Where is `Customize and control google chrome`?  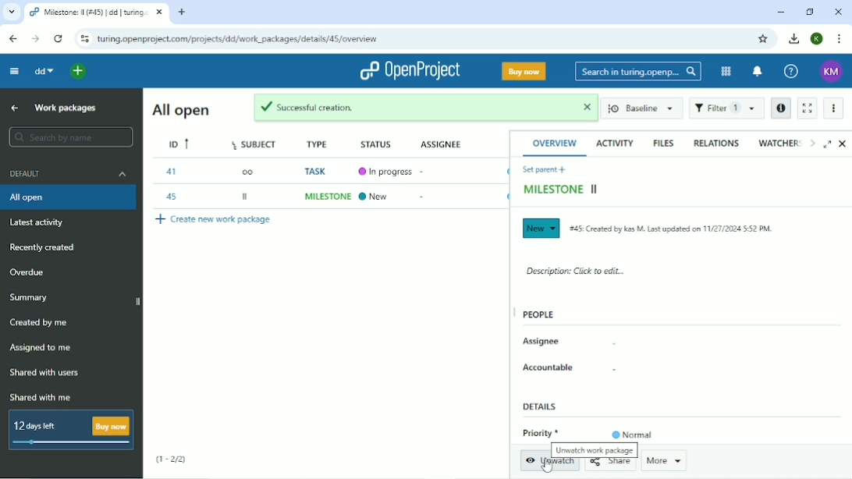 Customize and control google chrome is located at coordinates (840, 39).